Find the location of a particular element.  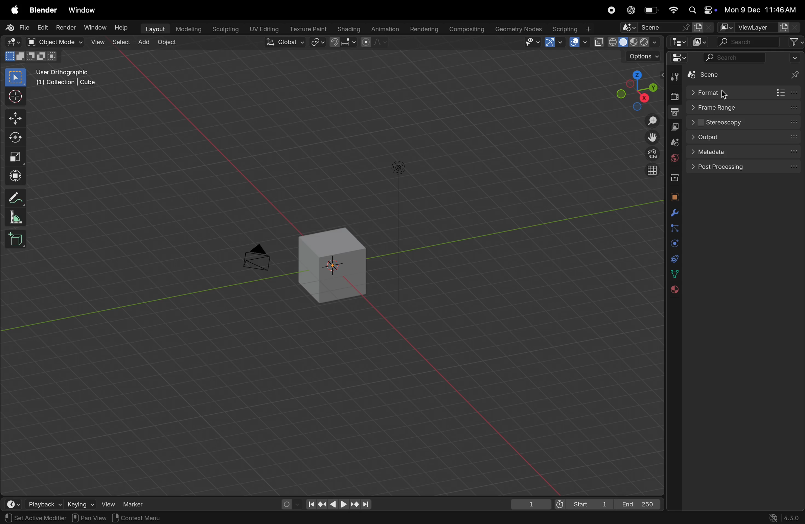

filter is located at coordinates (797, 42).